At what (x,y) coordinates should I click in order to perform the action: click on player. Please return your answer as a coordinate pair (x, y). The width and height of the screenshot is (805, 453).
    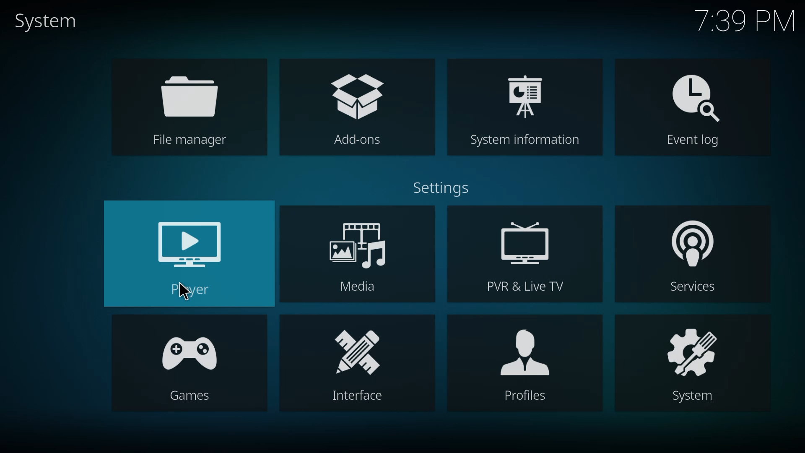
    Looking at the image, I should click on (190, 255).